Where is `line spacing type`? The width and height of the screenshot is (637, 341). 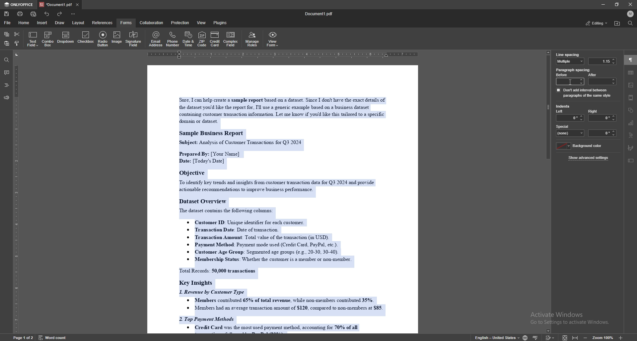 line spacing type is located at coordinates (570, 61).